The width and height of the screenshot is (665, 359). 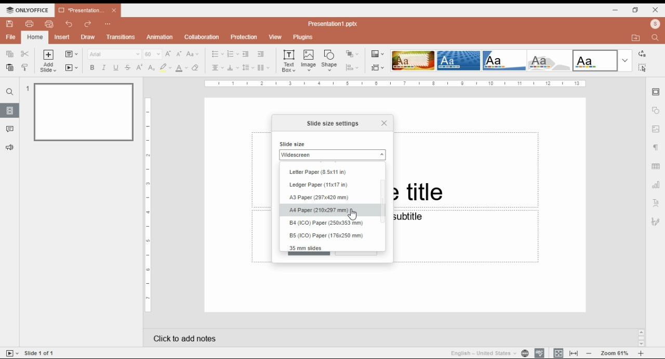 What do you see at coordinates (656, 111) in the screenshot?
I see `shape settings` at bounding box center [656, 111].